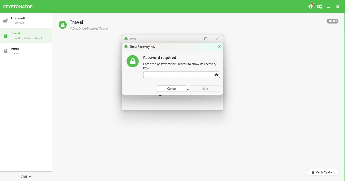 The width and height of the screenshot is (345, 181). I want to click on Minimize, so click(329, 8).